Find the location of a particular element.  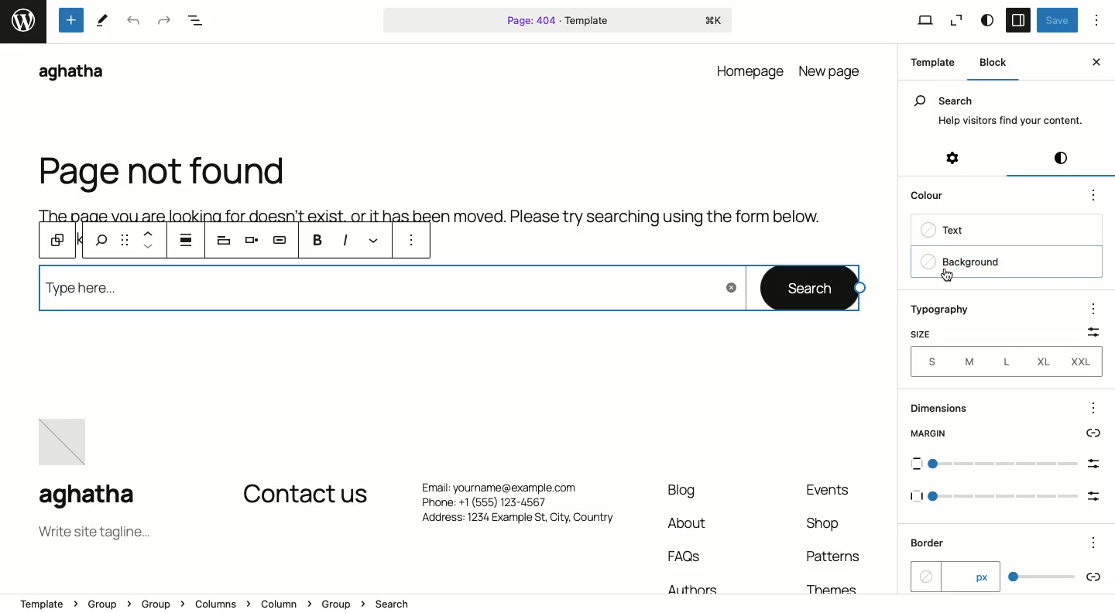

Zoom out is located at coordinates (958, 19).